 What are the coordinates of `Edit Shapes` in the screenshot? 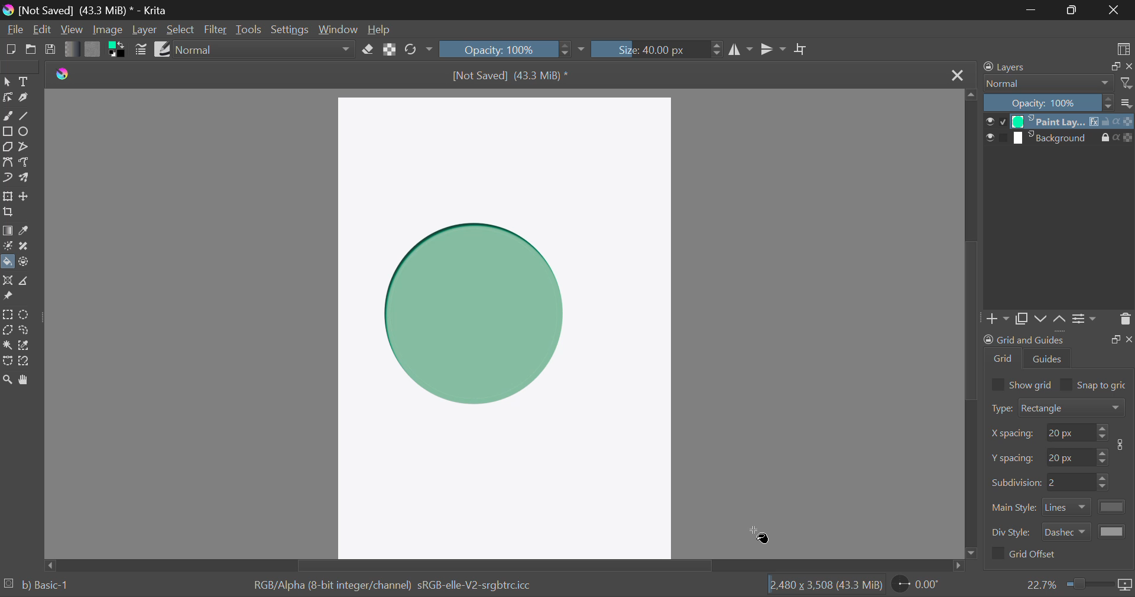 It's located at (7, 97).